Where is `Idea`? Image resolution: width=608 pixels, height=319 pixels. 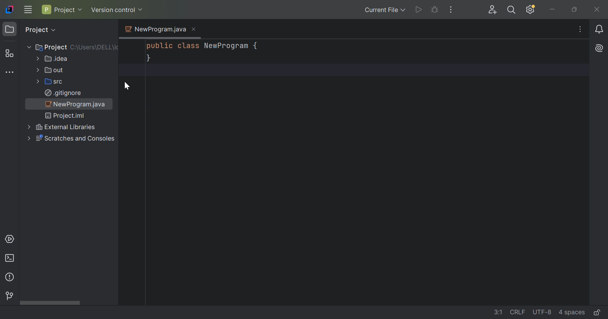 Idea is located at coordinates (56, 59).